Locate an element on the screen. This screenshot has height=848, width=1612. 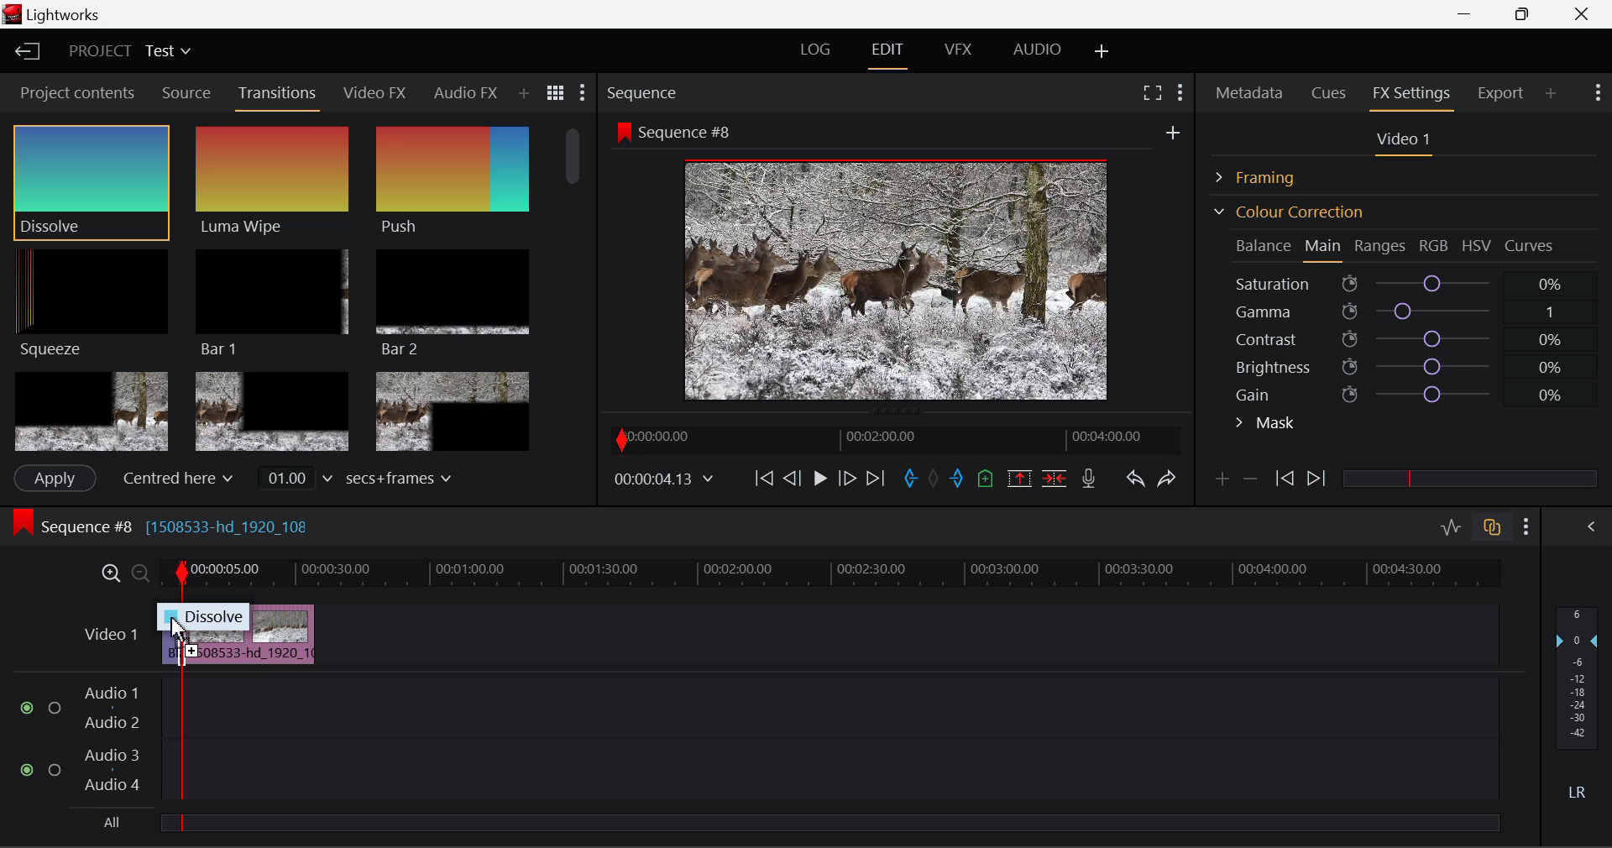
Squeeze is located at coordinates (86, 301).